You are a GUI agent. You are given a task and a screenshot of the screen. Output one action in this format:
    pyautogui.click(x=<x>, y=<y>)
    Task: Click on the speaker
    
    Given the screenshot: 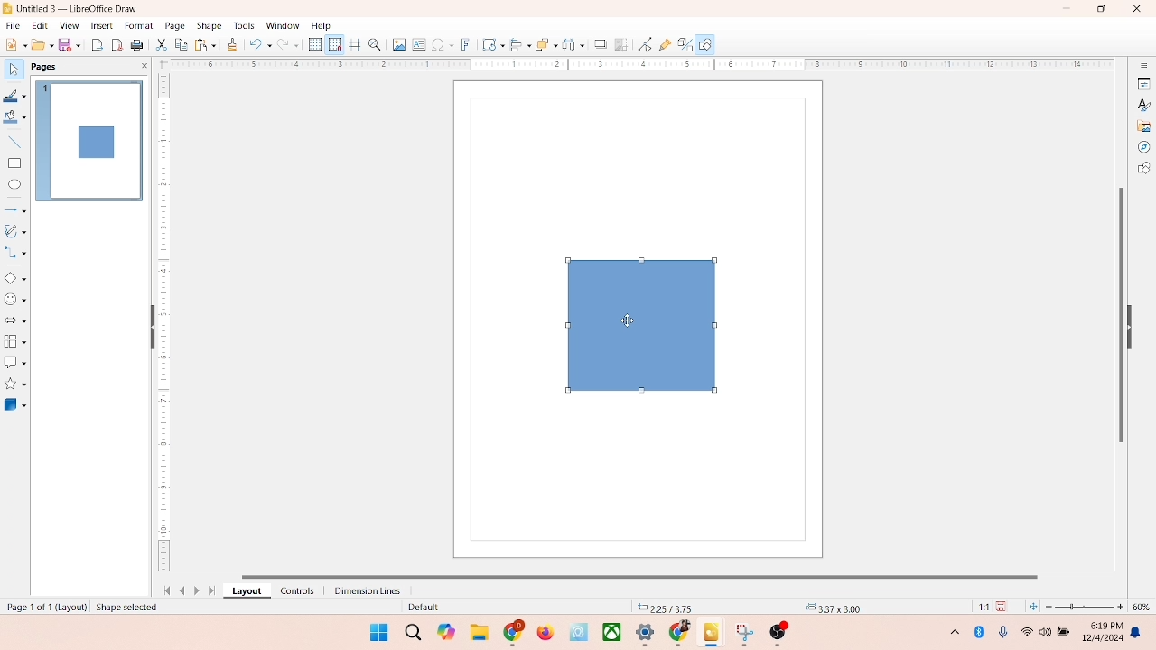 What is the action you would take?
    pyautogui.click(x=1048, y=632)
    